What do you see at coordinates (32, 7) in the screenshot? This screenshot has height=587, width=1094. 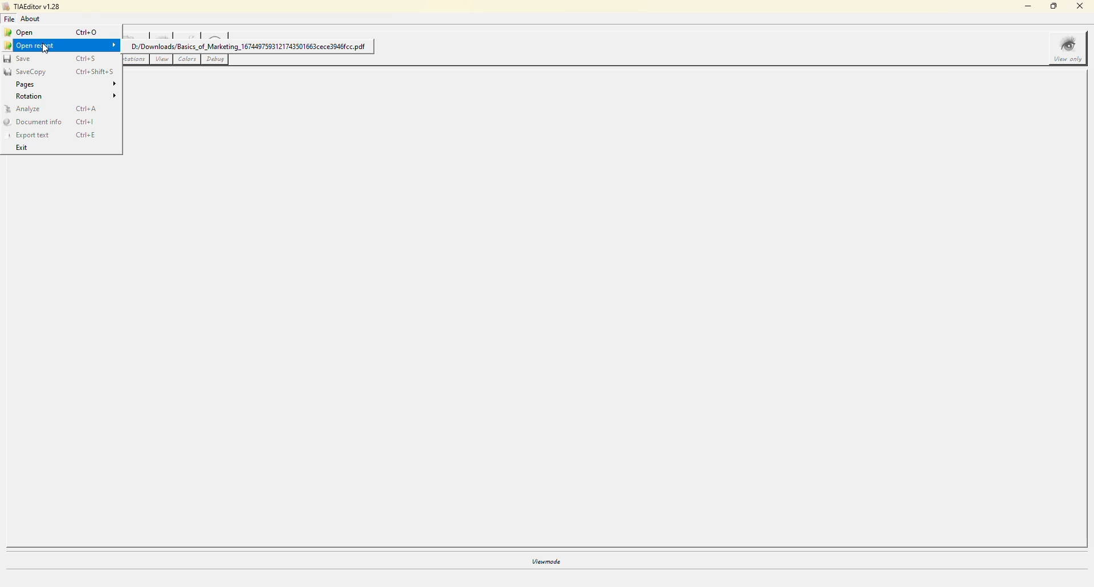 I see `tiaeditor` at bounding box center [32, 7].